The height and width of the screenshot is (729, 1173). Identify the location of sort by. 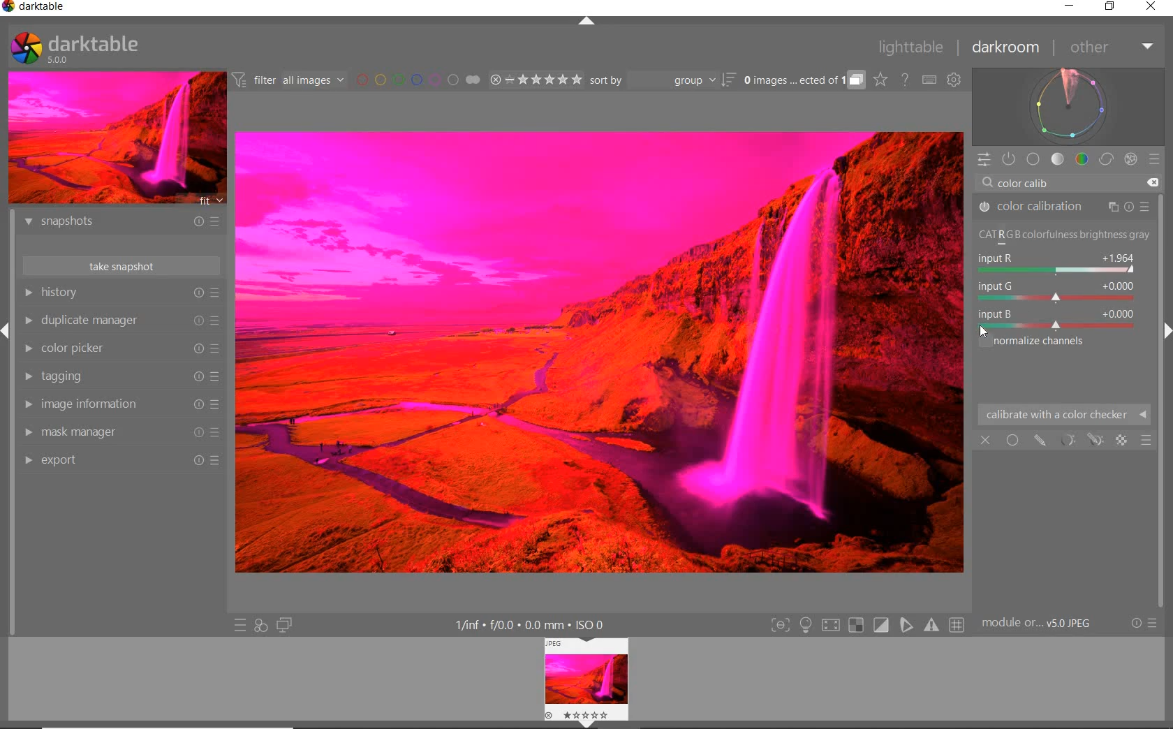
(663, 80).